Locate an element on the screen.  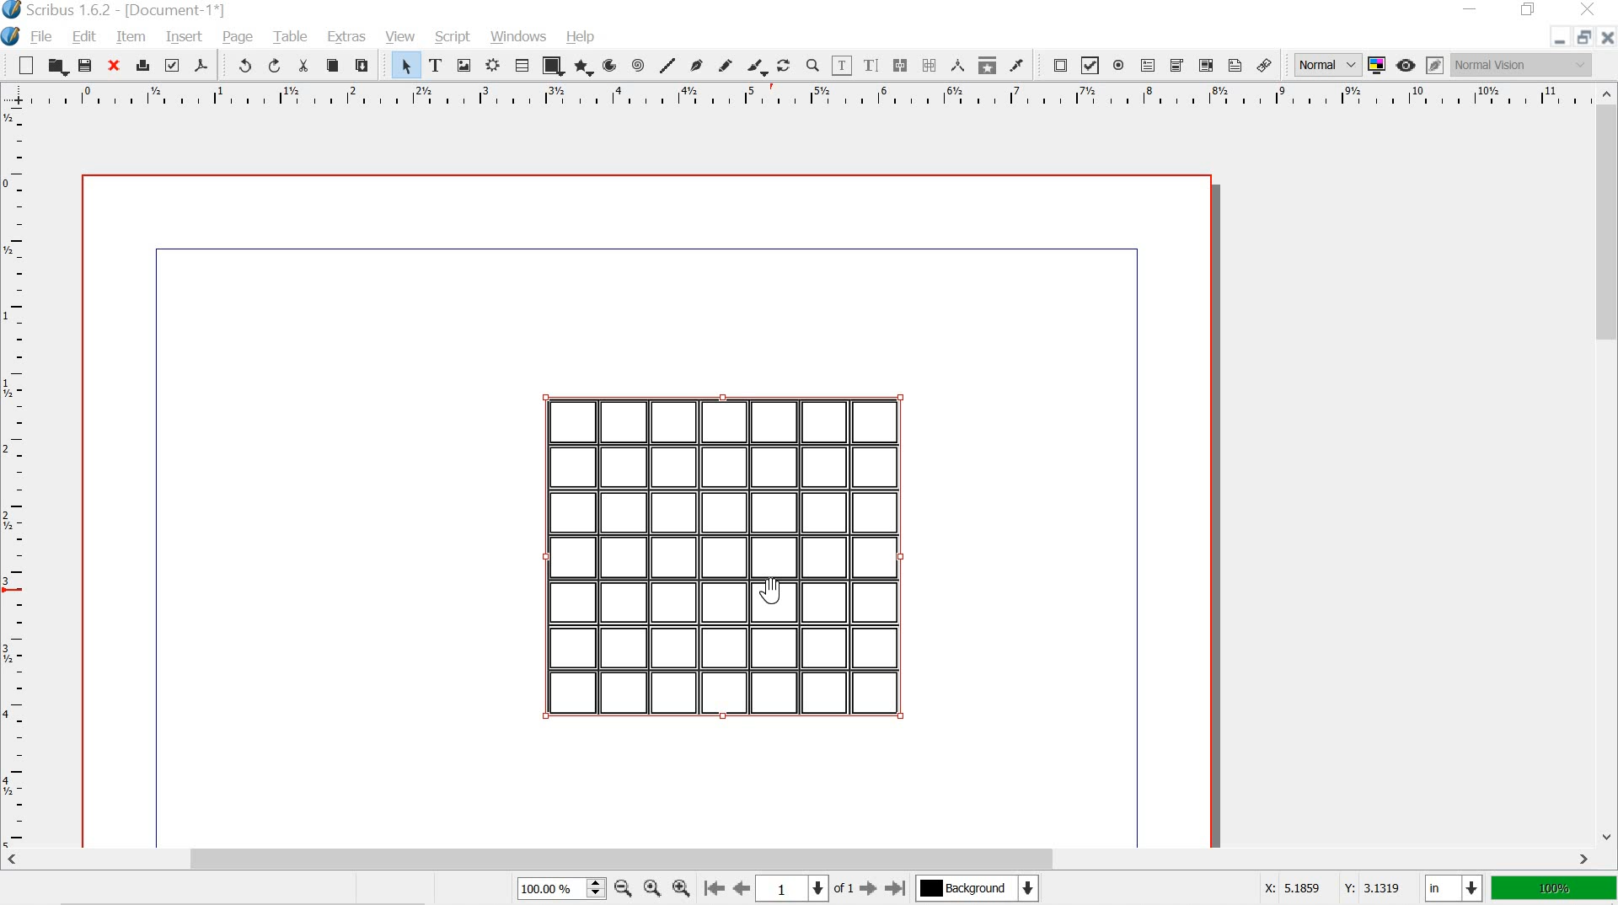
minimize is located at coordinates (1552, 40).